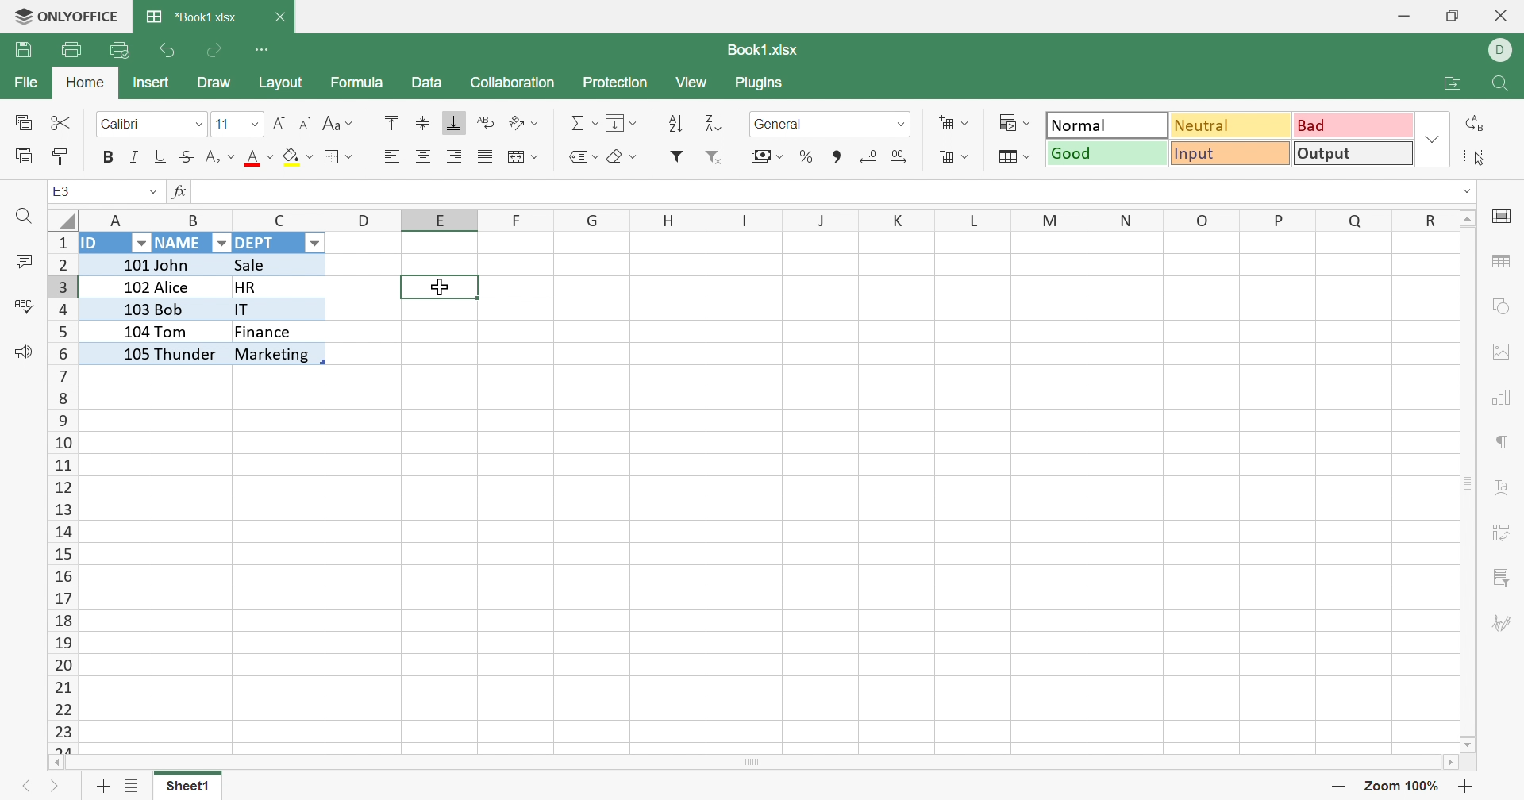  Describe the element at coordinates (67, 17) in the screenshot. I see `ONLYOFFICE` at that location.